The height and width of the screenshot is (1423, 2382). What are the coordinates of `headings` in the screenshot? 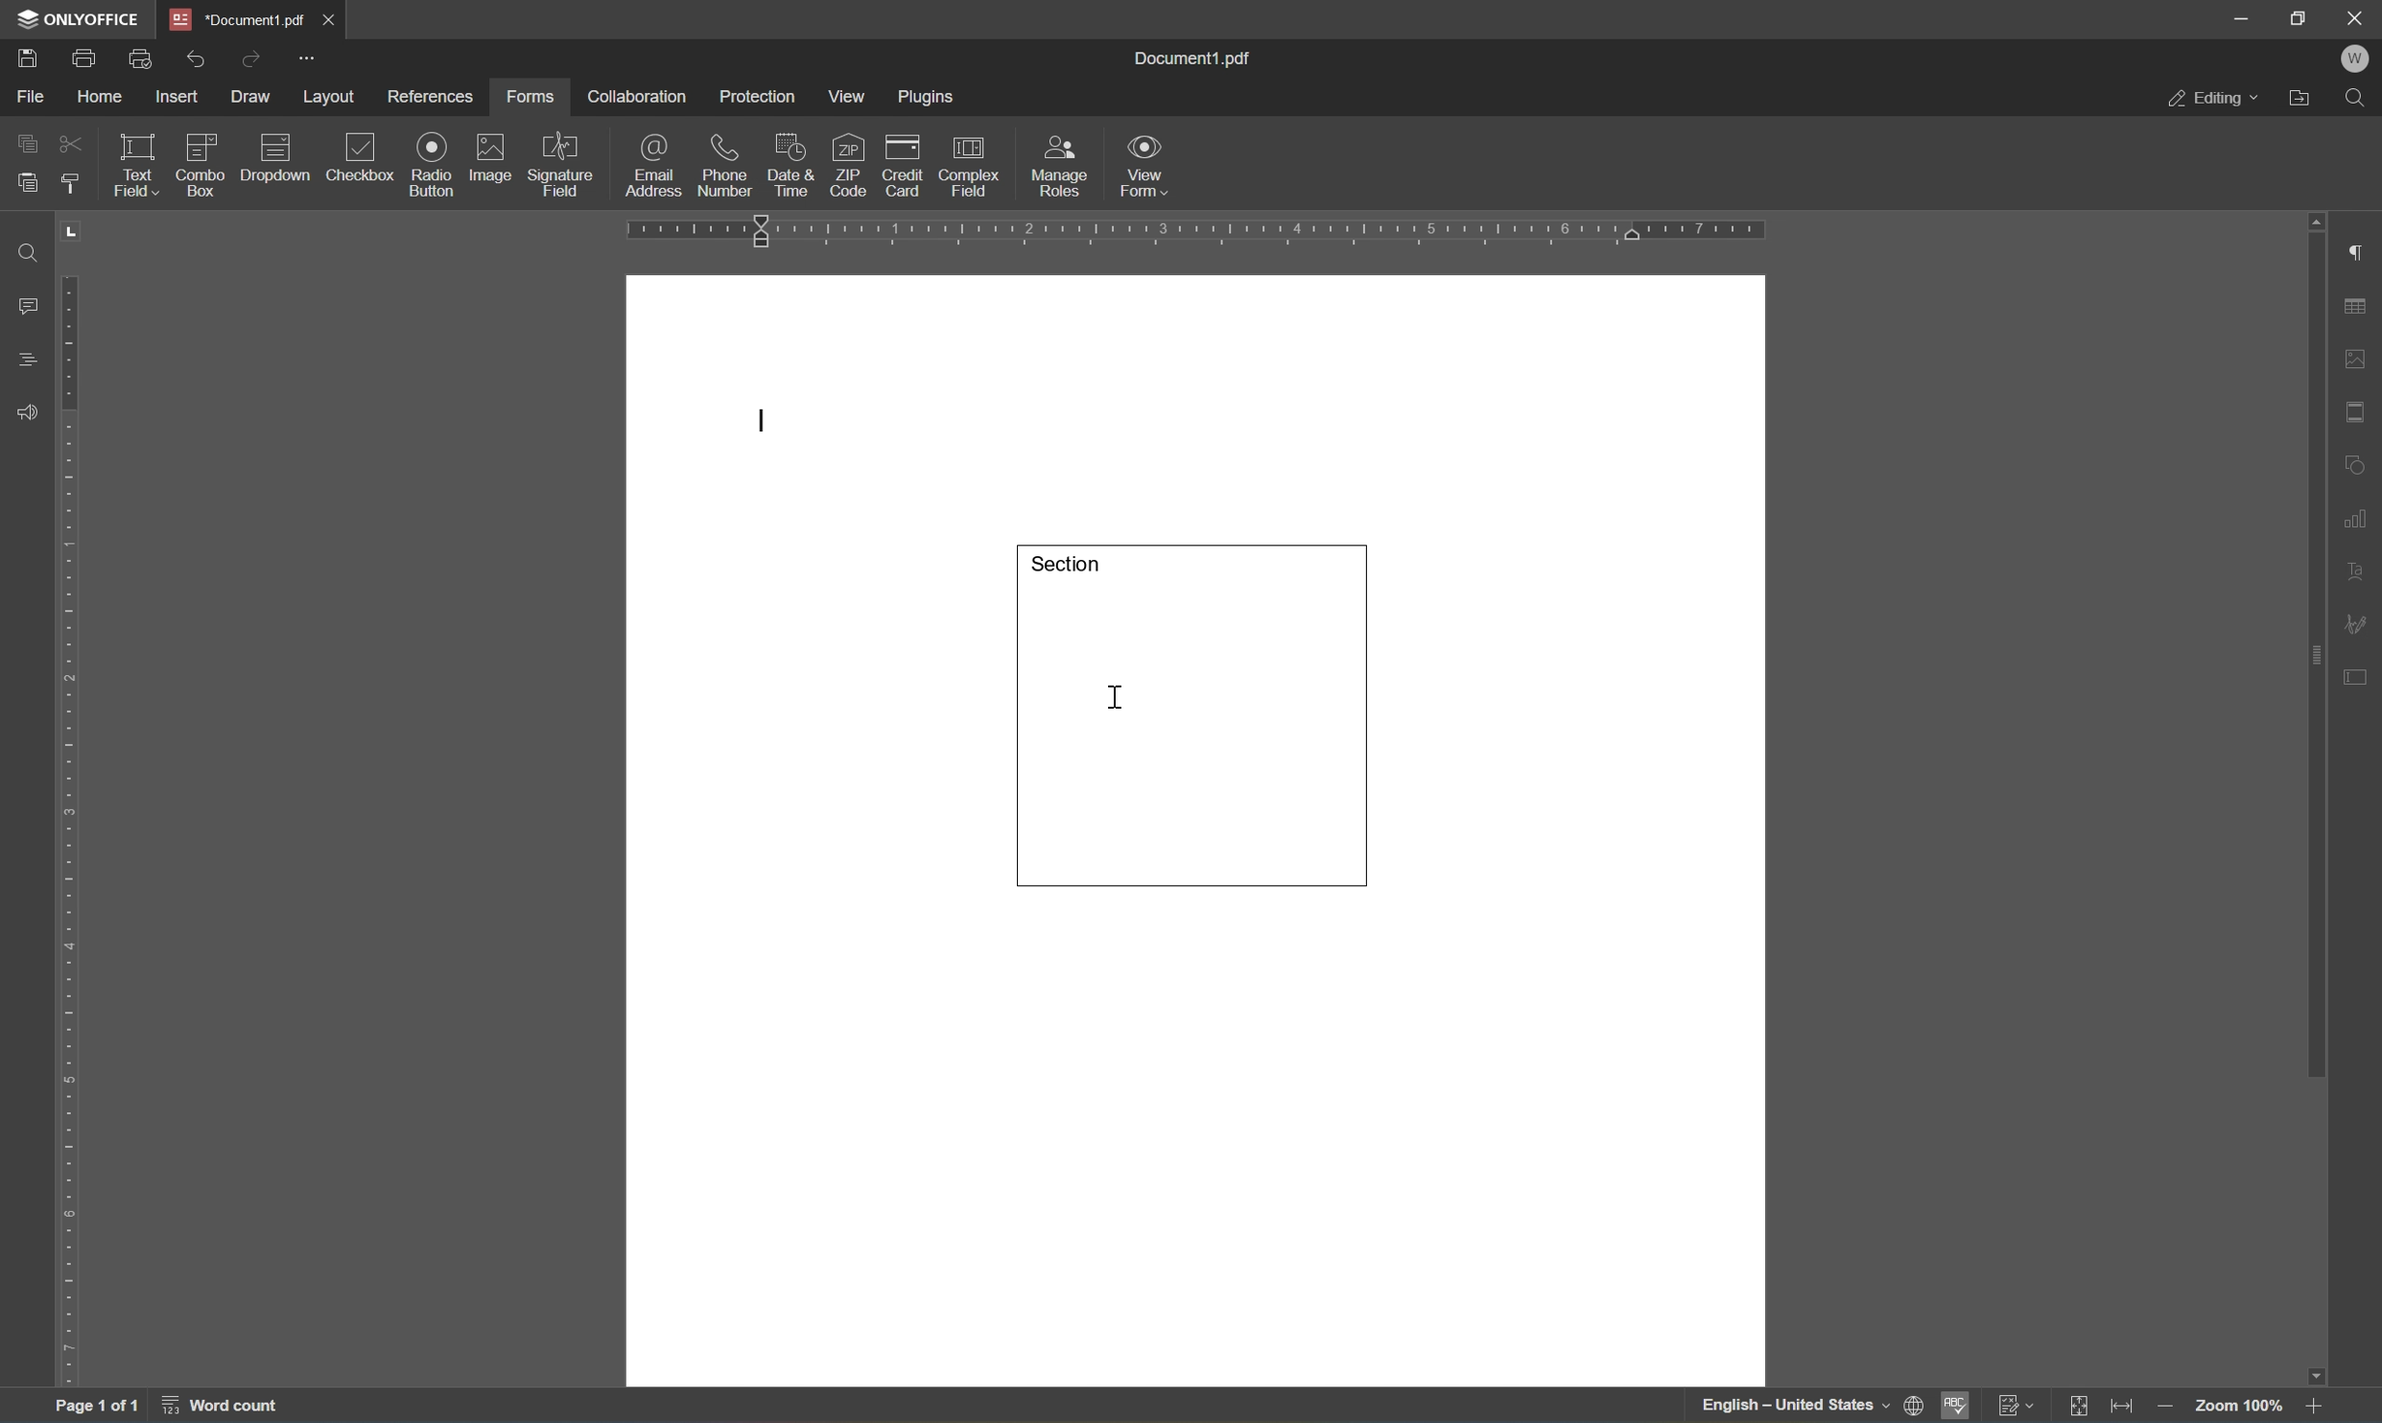 It's located at (27, 359).